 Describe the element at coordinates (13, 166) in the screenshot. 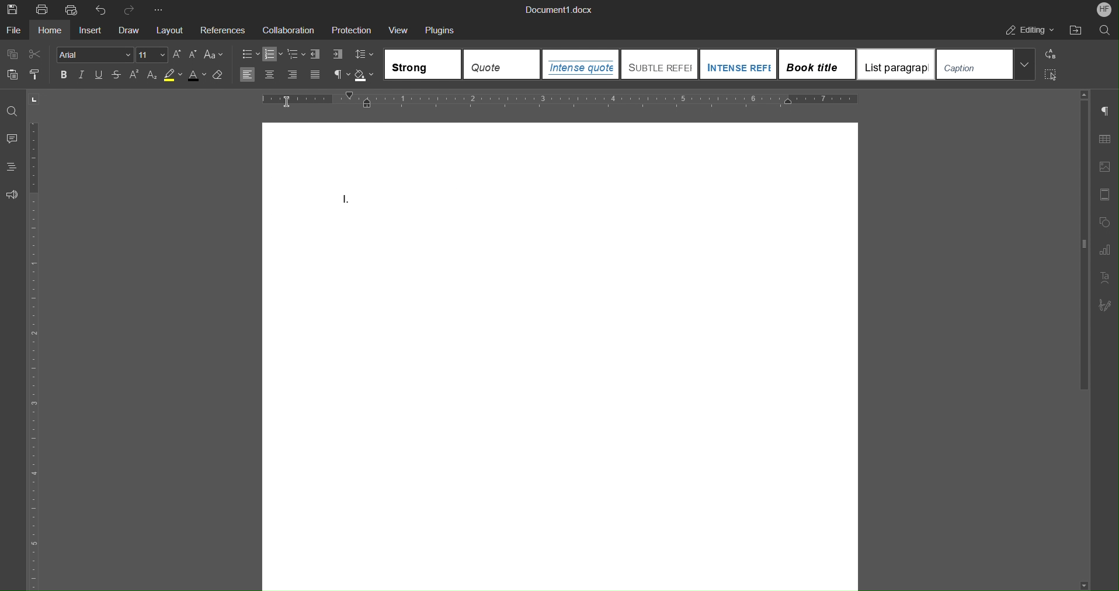

I see `Headings` at that location.